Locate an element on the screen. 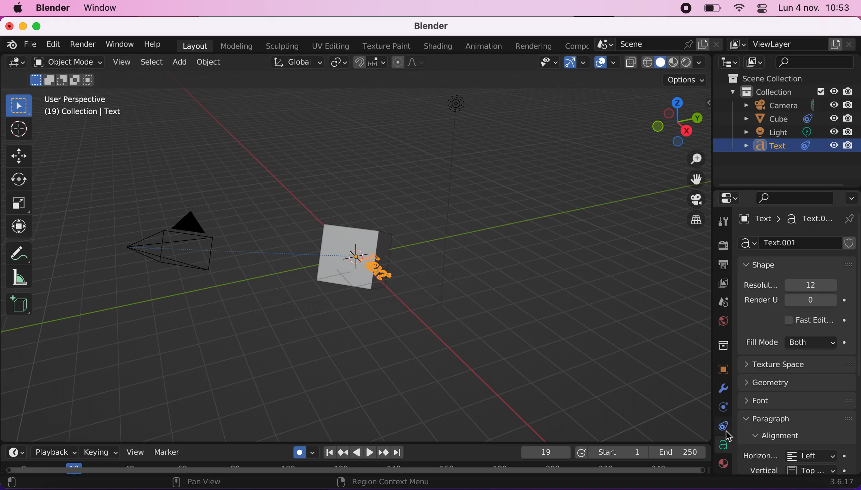  light is located at coordinates (800, 132).